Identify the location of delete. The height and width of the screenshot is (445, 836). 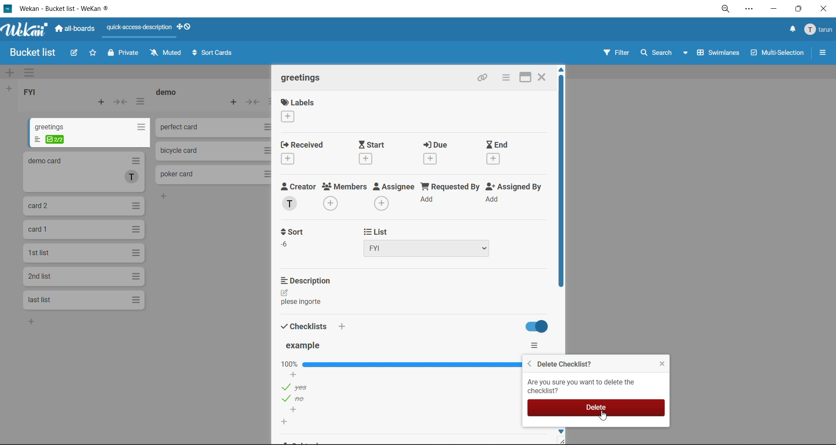
(597, 406).